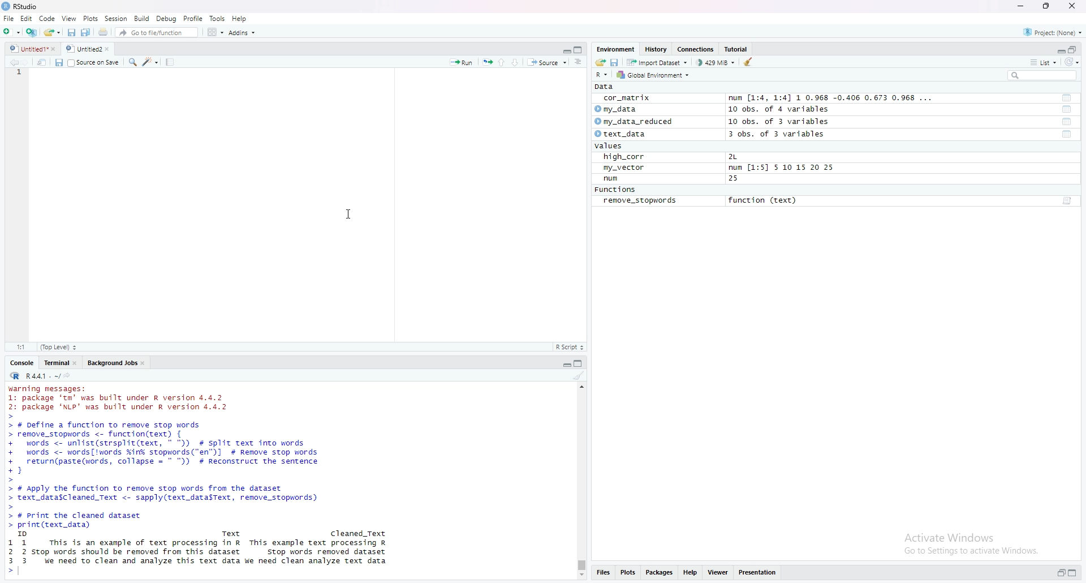  What do you see at coordinates (25, 63) in the screenshot?
I see `Next` at bounding box center [25, 63].